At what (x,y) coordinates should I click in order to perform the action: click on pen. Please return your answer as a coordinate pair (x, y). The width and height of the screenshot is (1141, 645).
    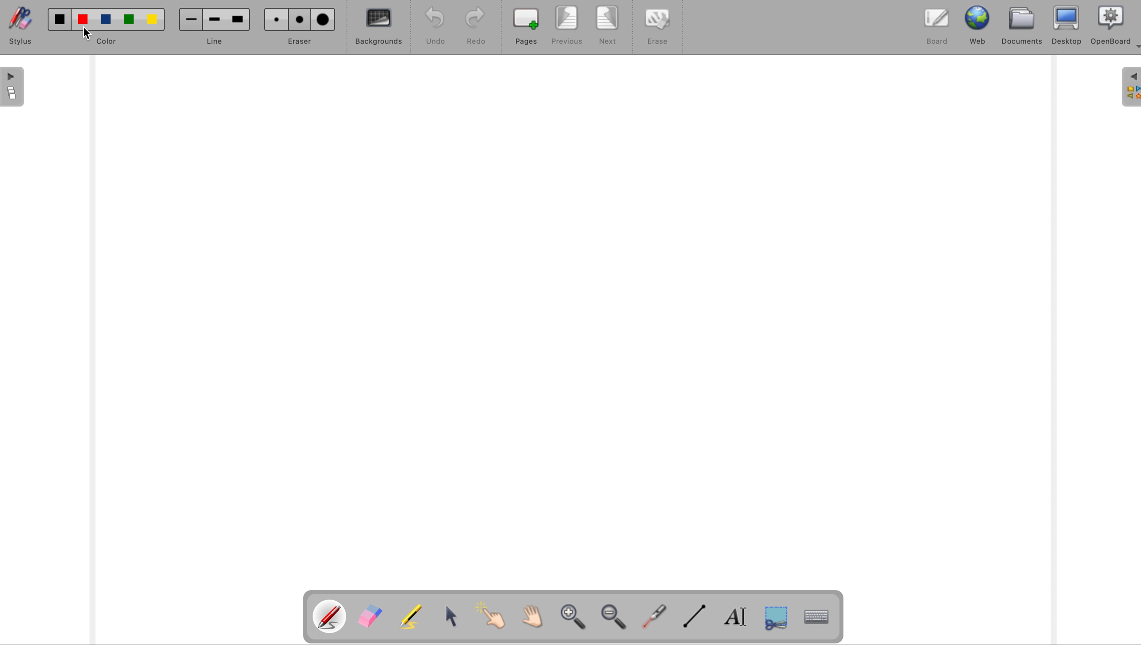
    Looking at the image, I should click on (330, 617).